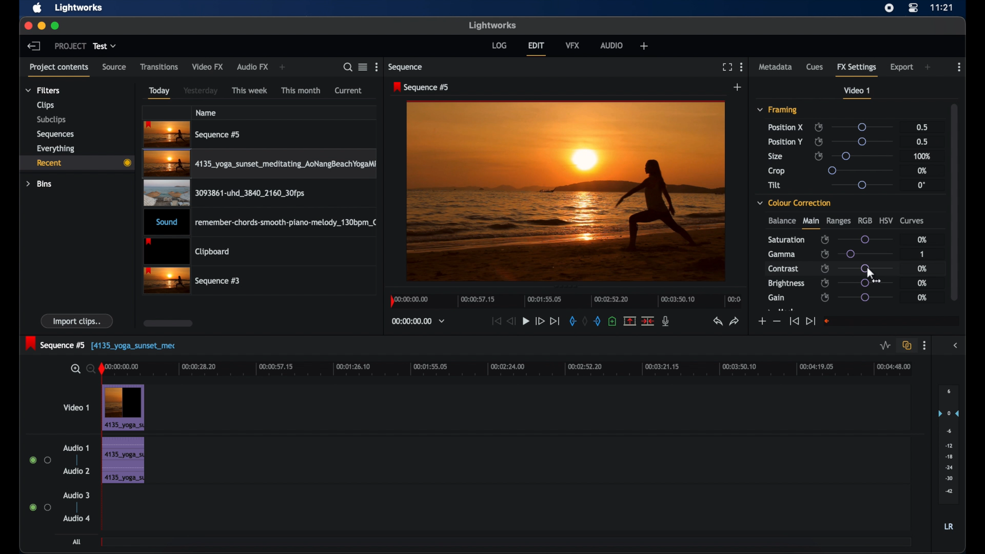  I want to click on jump to start, so click(794, 321).